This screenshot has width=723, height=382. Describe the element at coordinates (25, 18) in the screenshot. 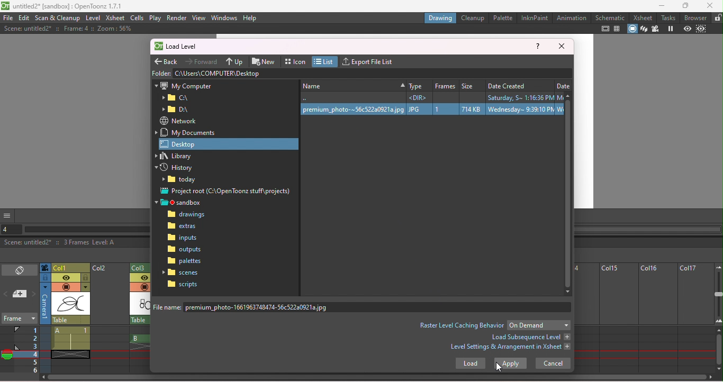

I see `Edit` at that location.